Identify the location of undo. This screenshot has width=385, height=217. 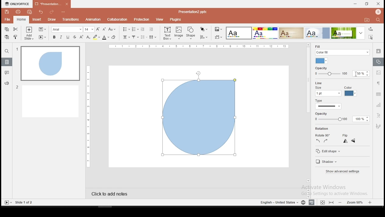
(40, 12).